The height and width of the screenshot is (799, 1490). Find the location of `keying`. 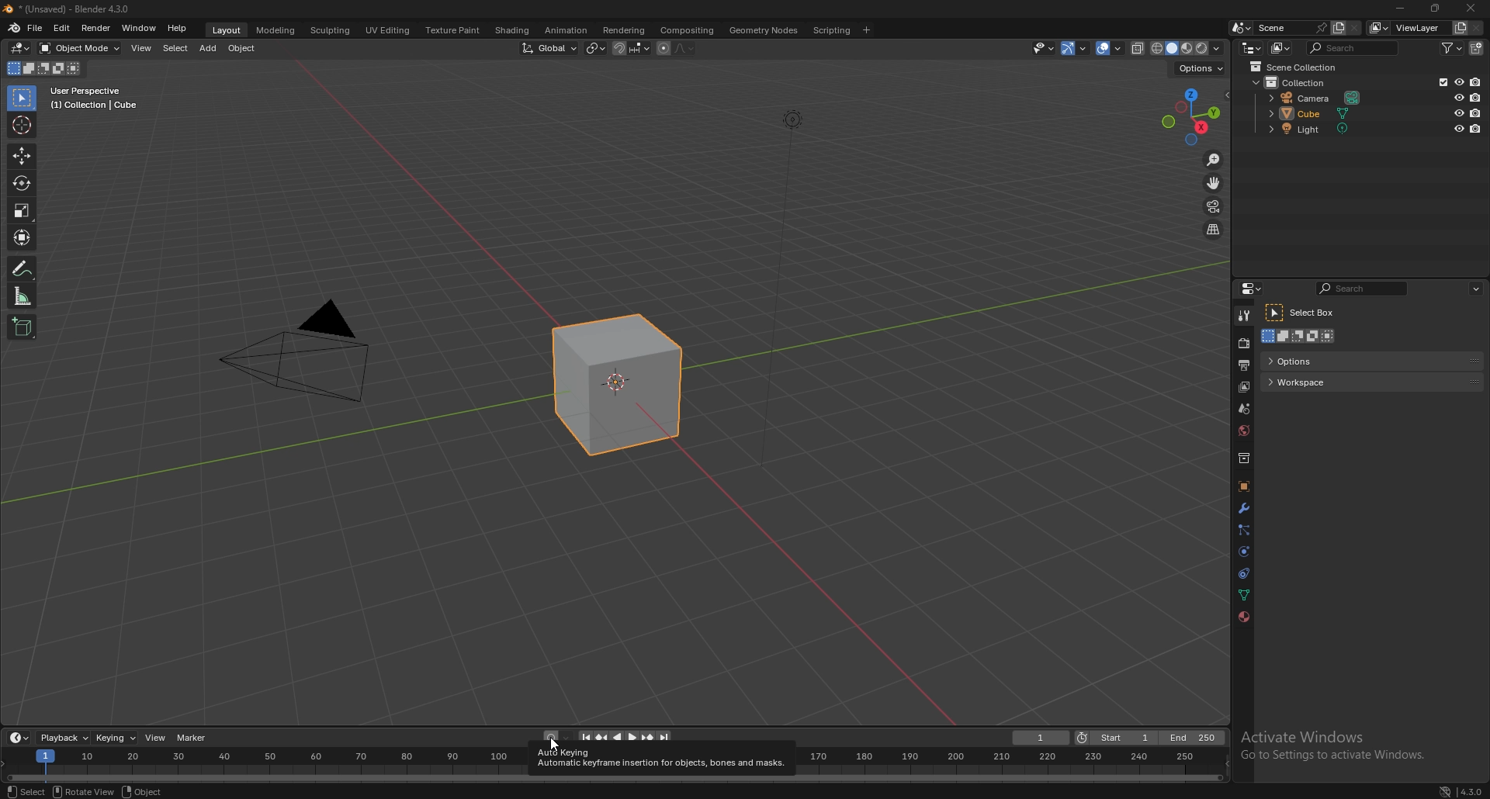

keying is located at coordinates (116, 738).